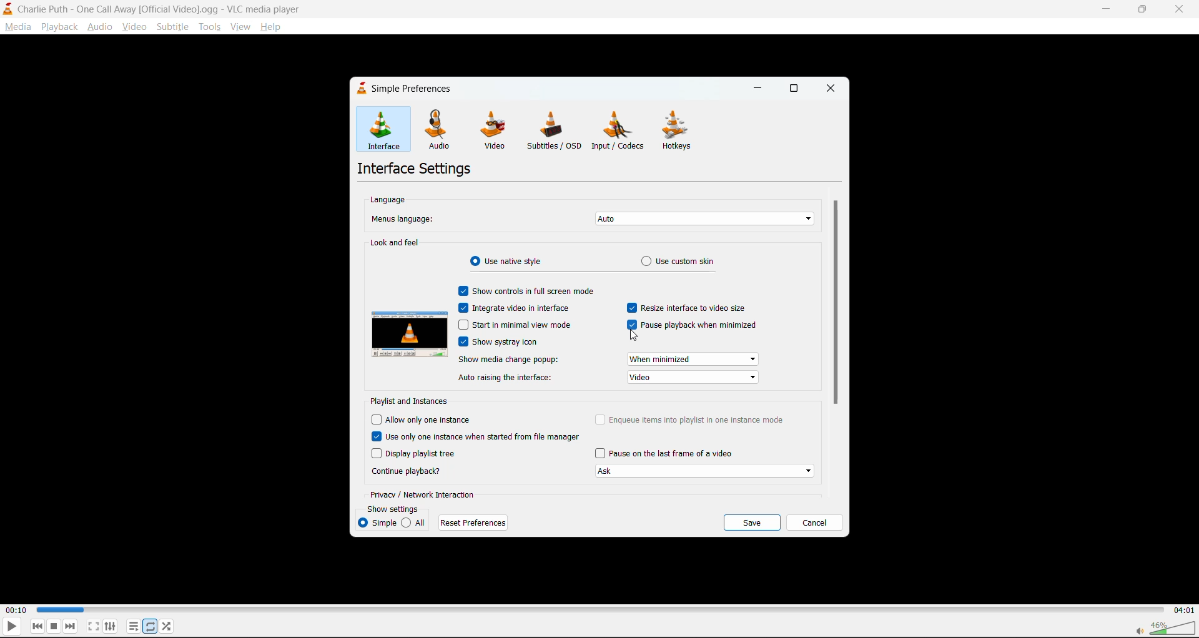 The width and height of the screenshot is (1199, 638). Describe the element at coordinates (524, 325) in the screenshot. I see `start in minimal view` at that location.